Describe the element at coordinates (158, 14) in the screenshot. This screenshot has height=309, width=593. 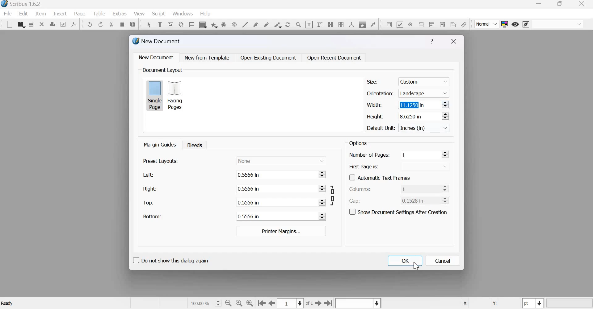
I see `Script` at that location.